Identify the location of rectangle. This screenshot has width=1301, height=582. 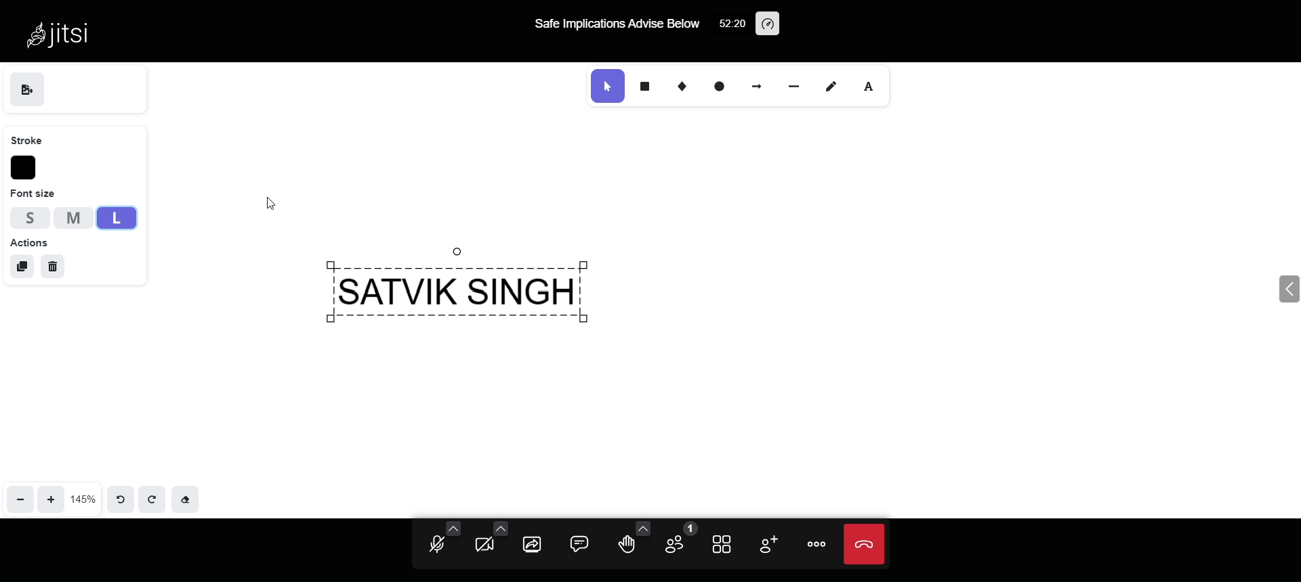
(644, 86).